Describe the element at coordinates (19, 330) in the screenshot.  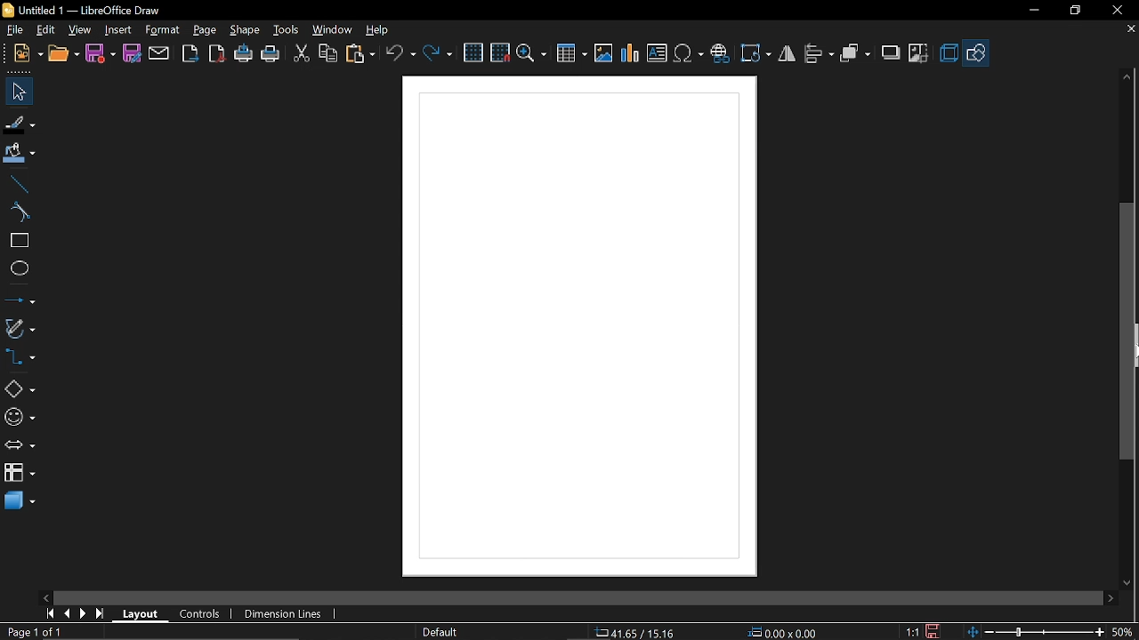
I see `curves and polygons` at that location.